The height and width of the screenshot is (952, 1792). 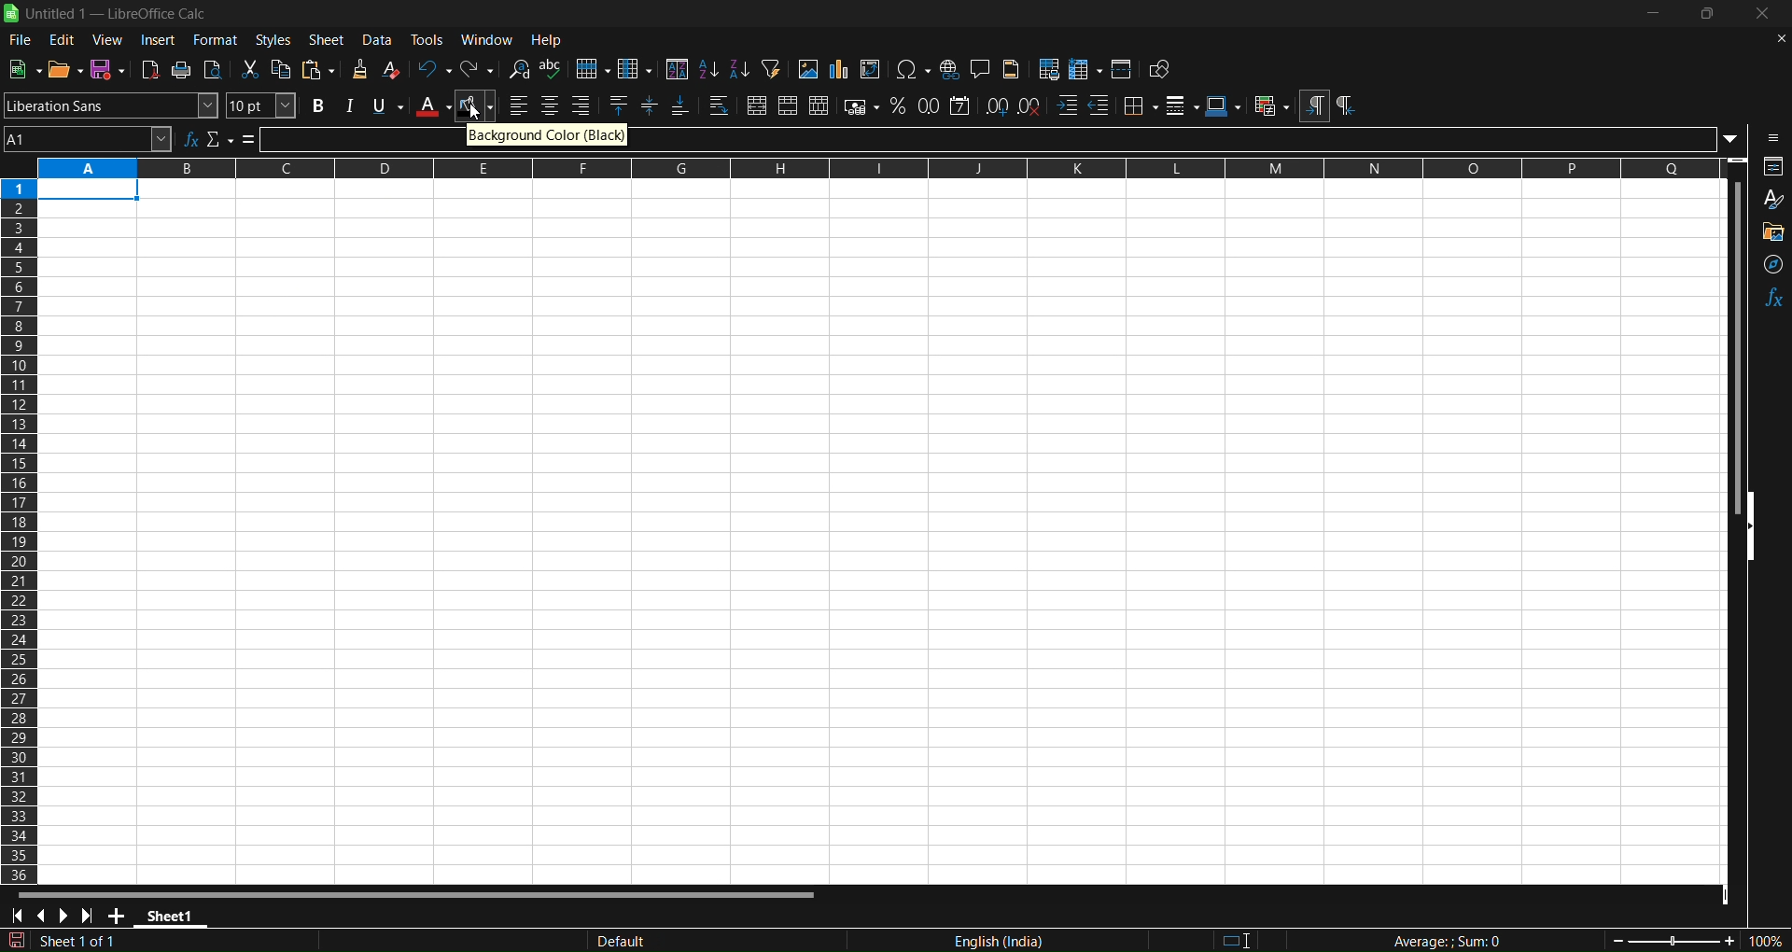 I want to click on data, so click(x=377, y=40).